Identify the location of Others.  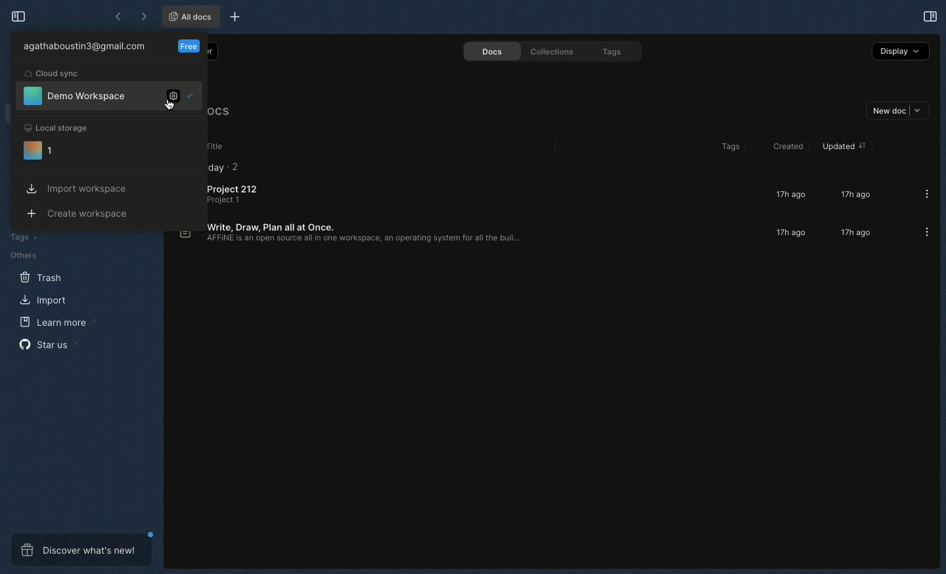
(22, 255).